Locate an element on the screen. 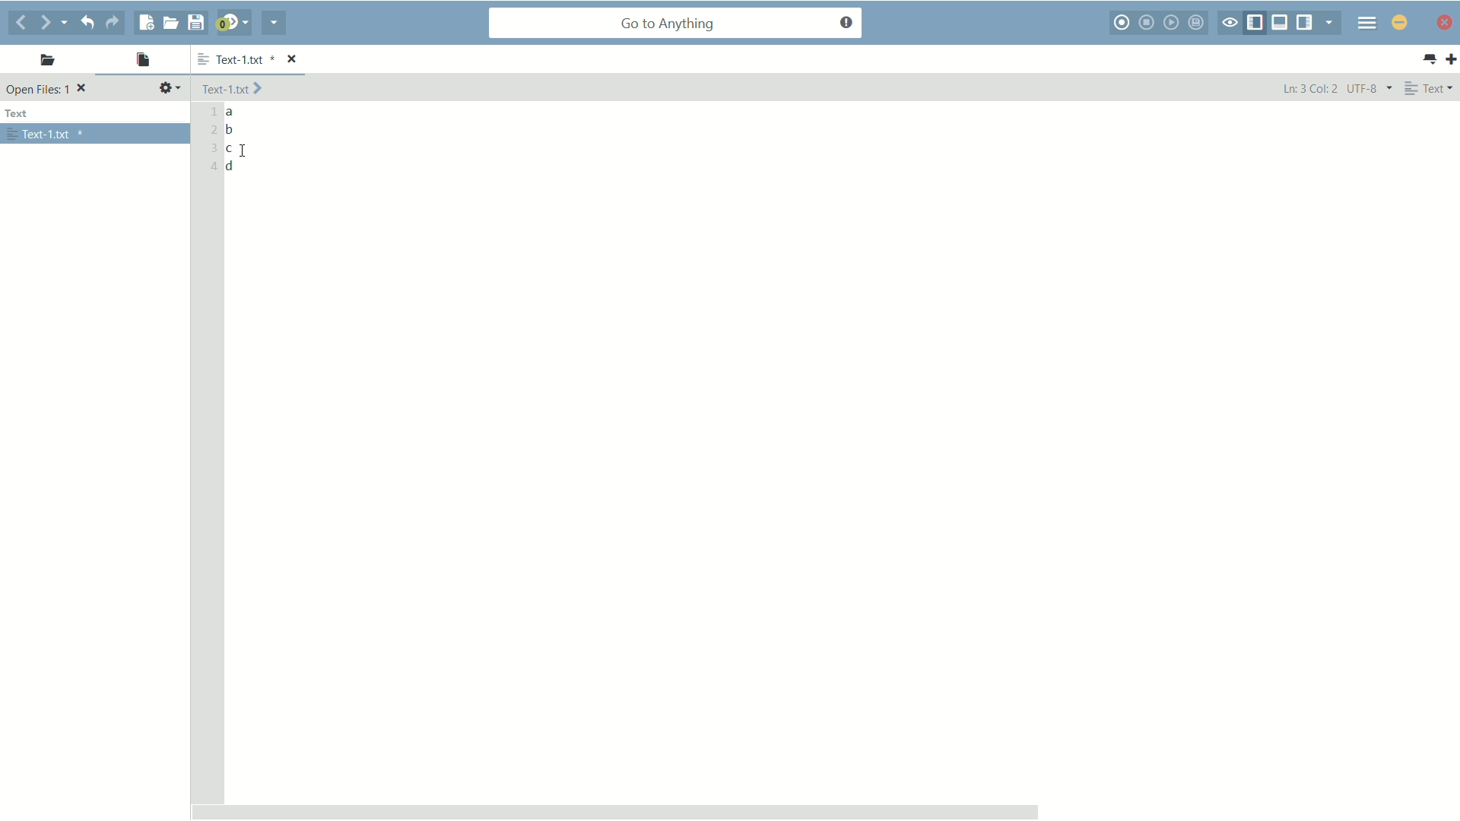  save macros to toolbox is located at coordinates (1198, 22).